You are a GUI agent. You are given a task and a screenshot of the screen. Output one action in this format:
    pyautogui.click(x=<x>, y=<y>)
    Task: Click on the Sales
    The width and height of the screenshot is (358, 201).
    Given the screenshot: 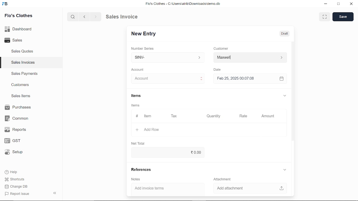 What is the action you would take?
    pyautogui.click(x=16, y=40)
    